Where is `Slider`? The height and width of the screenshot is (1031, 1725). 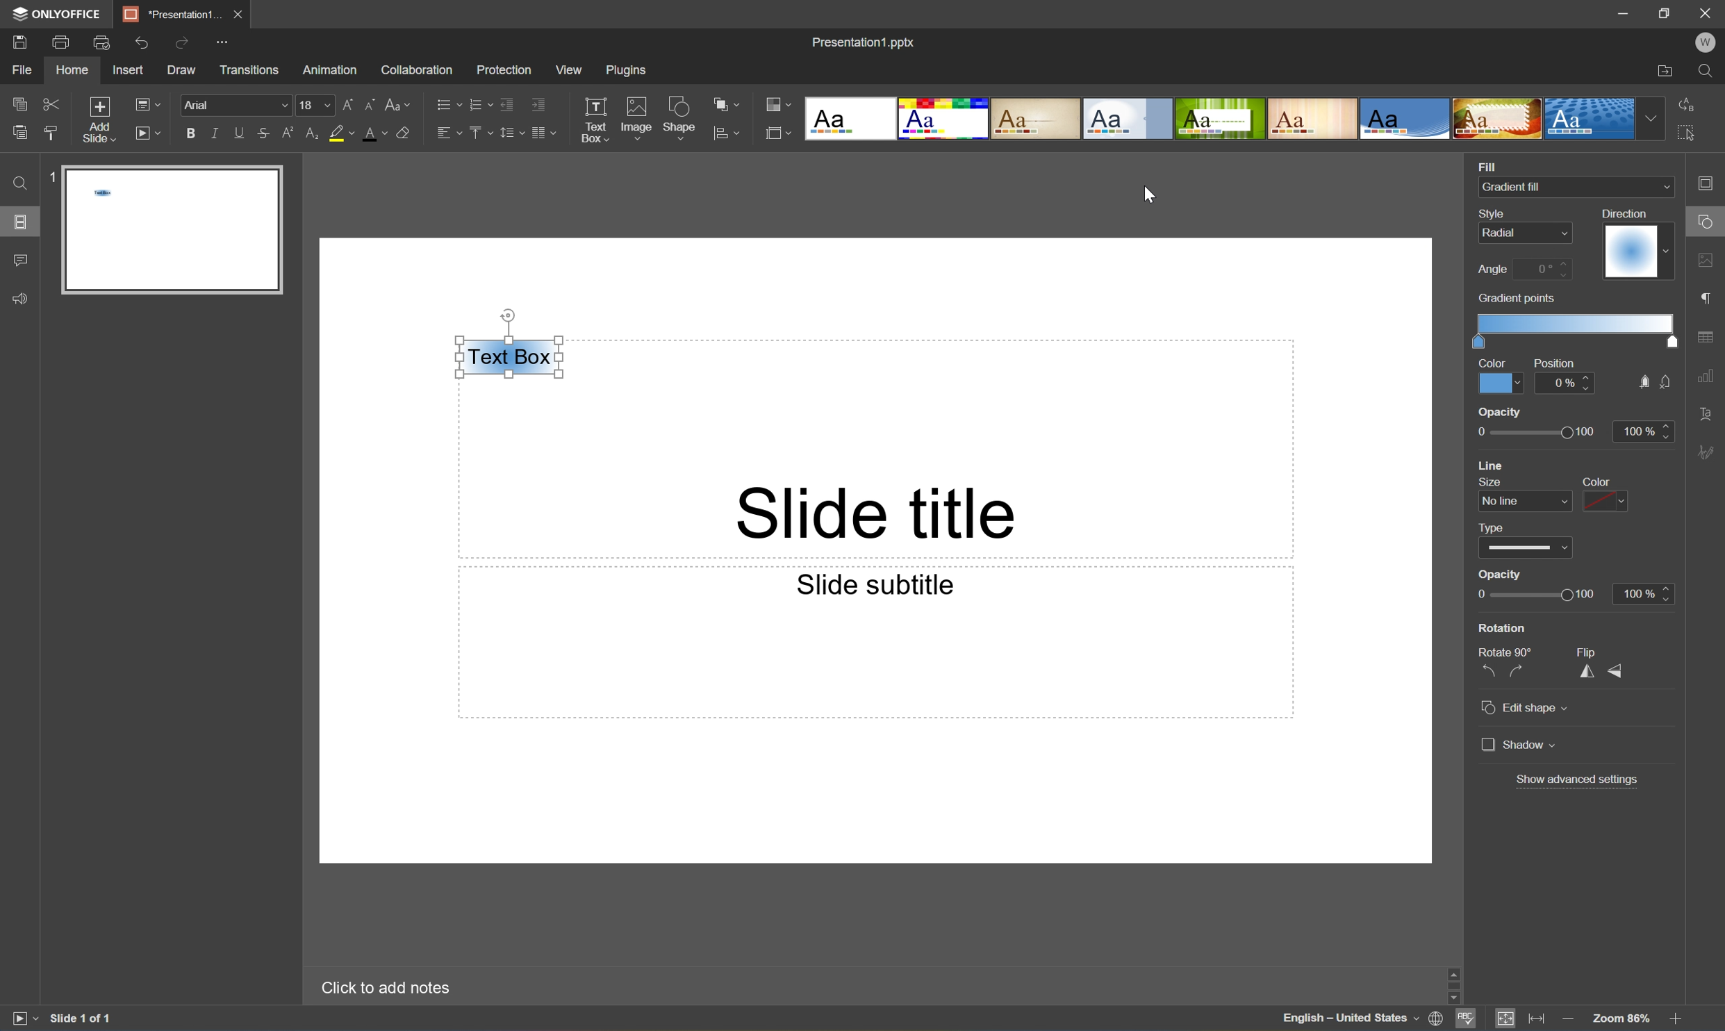 Slider is located at coordinates (1532, 431).